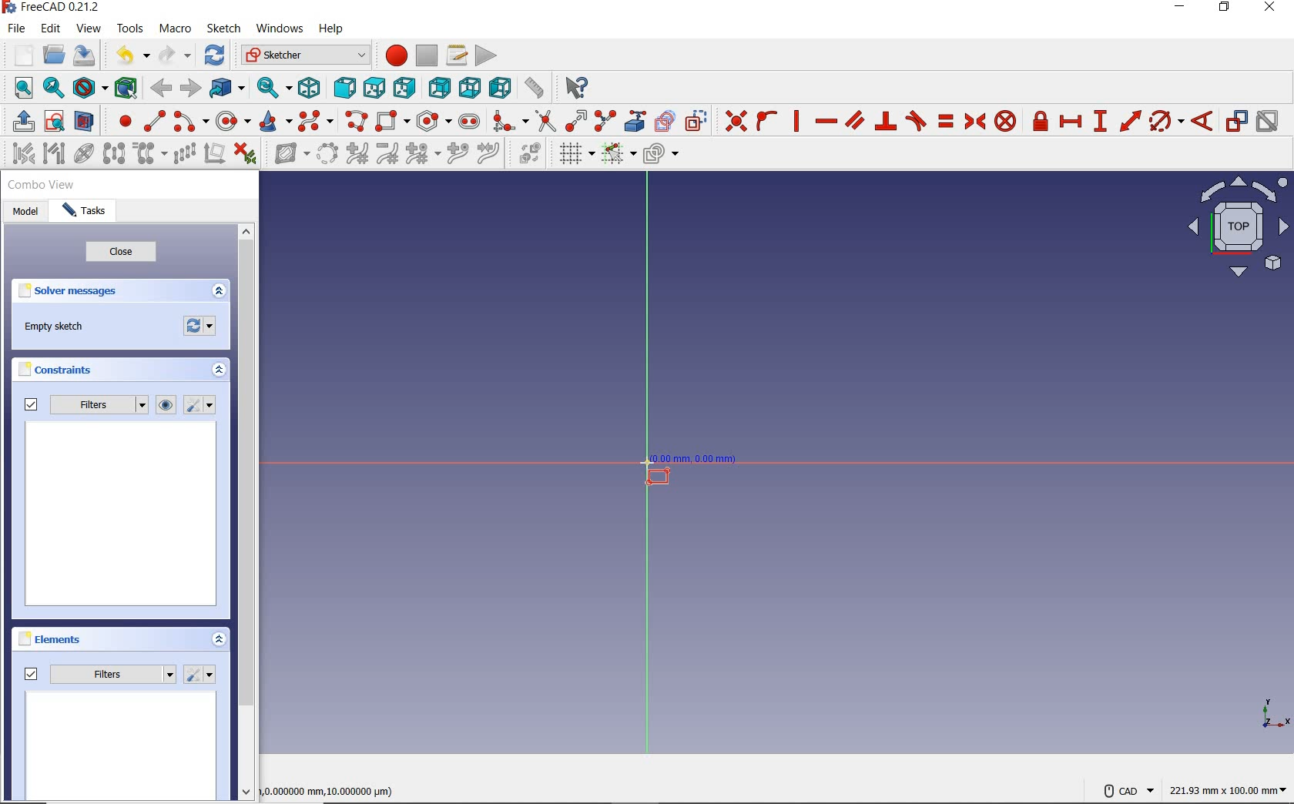  I want to click on settings, so click(203, 405).